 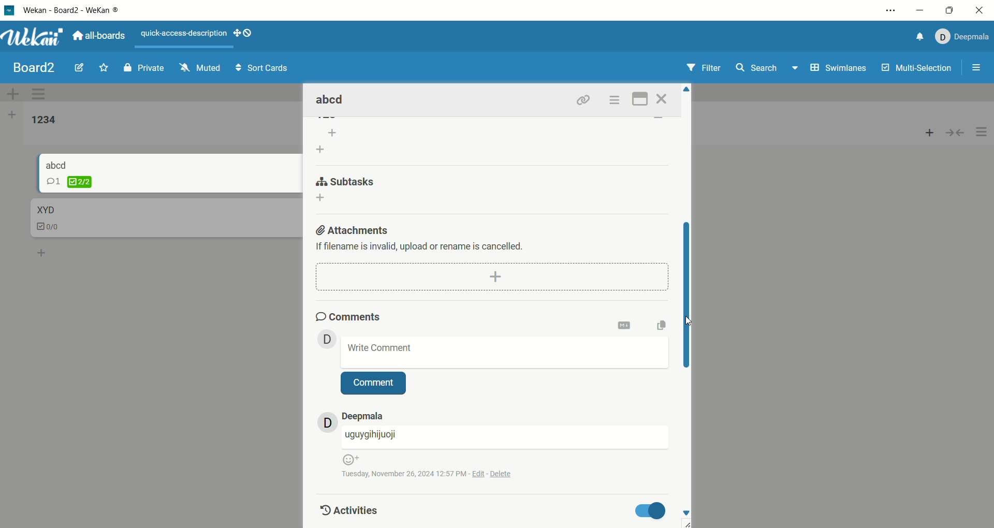 I want to click on muted, so click(x=200, y=67).